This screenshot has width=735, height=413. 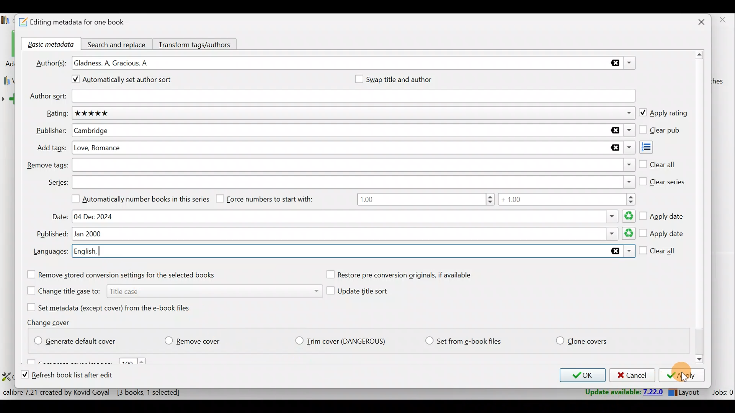 What do you see at coordinates (686, 391) in the screenshot?
I see `Layout` at bounding box center [686, 391].